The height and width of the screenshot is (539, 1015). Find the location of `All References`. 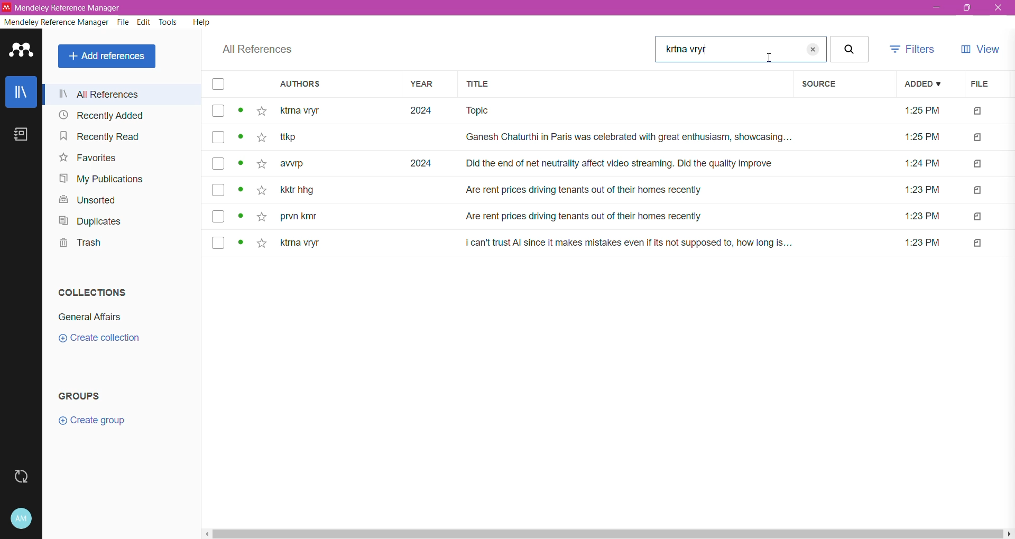

All References is located at coordinates (124, 93).